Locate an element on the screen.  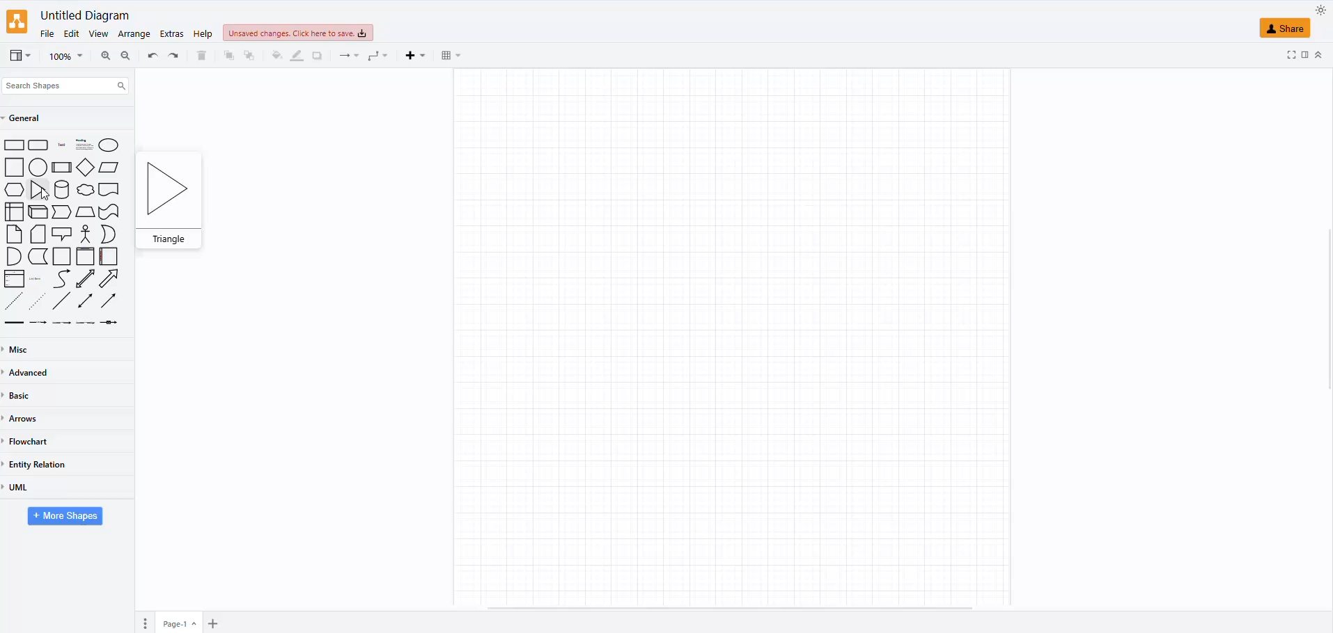
Two sided arrow is located at coordinates (85, 301).